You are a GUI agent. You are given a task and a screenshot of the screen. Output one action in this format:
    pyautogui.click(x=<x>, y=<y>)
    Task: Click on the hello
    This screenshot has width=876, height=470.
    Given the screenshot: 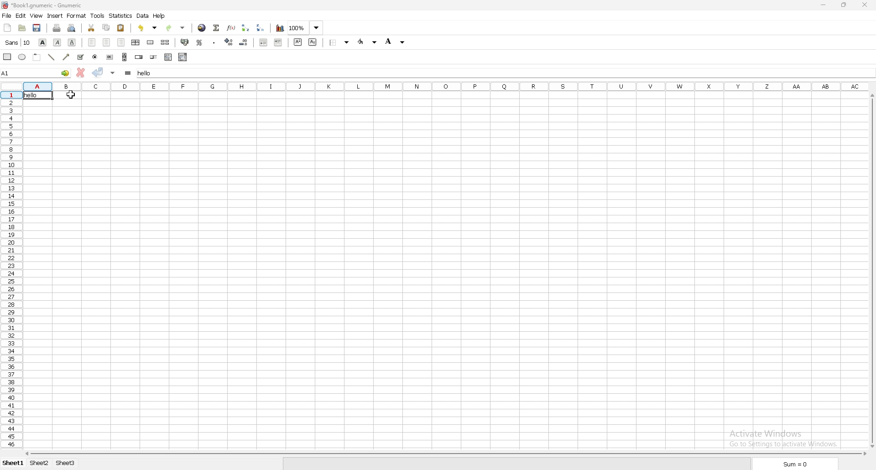 What is the action you would take?
    pyautogui.click(x=31, y=97)
    